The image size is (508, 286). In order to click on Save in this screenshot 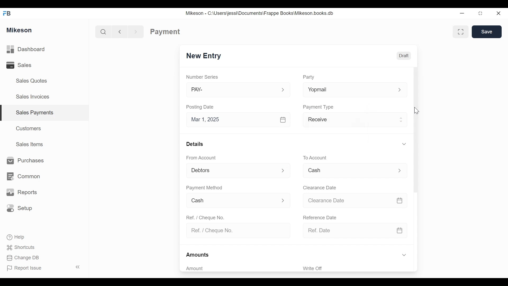, I will do `click(488, 32)`.